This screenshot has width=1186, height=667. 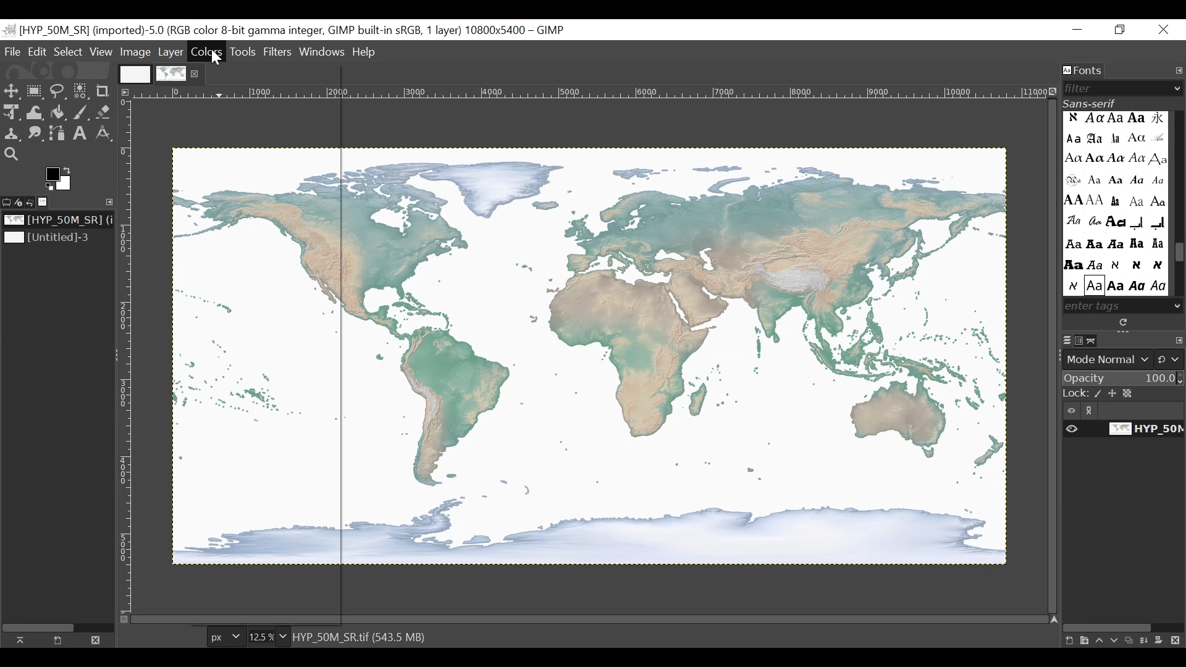 What do you see at coordinates (58, 135) in the screenshot?
I see `Paths Tool` at bounding box center [58, 135].